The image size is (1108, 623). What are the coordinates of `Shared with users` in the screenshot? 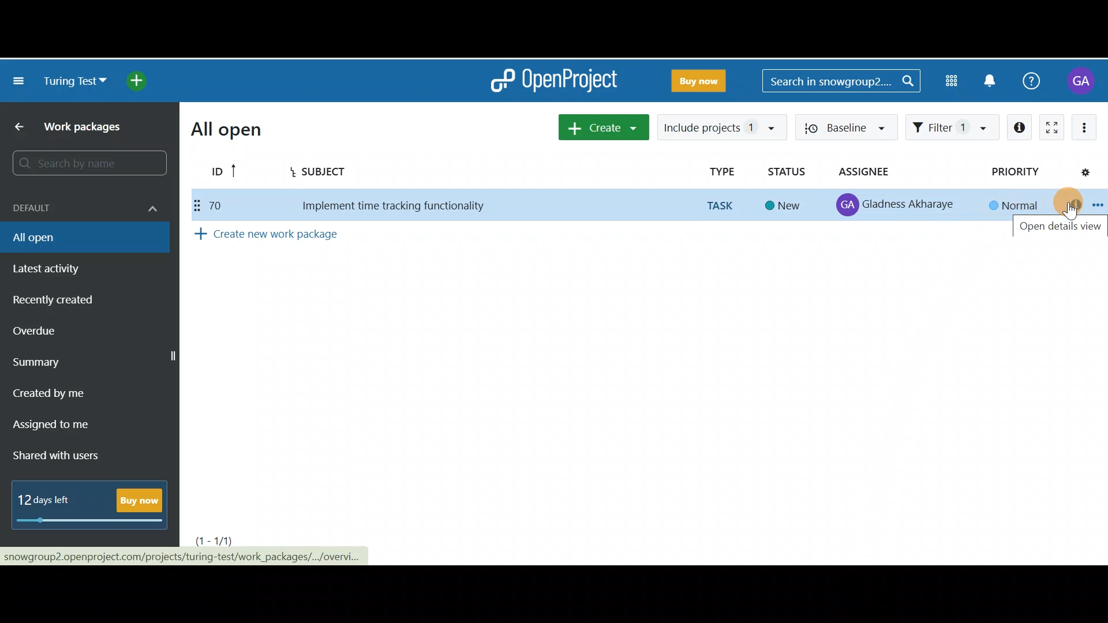 It's located at (65, 456).